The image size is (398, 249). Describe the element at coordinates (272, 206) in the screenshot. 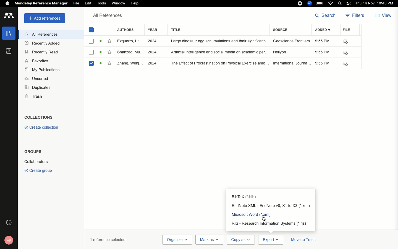

I see `Endnote xml` at that location.